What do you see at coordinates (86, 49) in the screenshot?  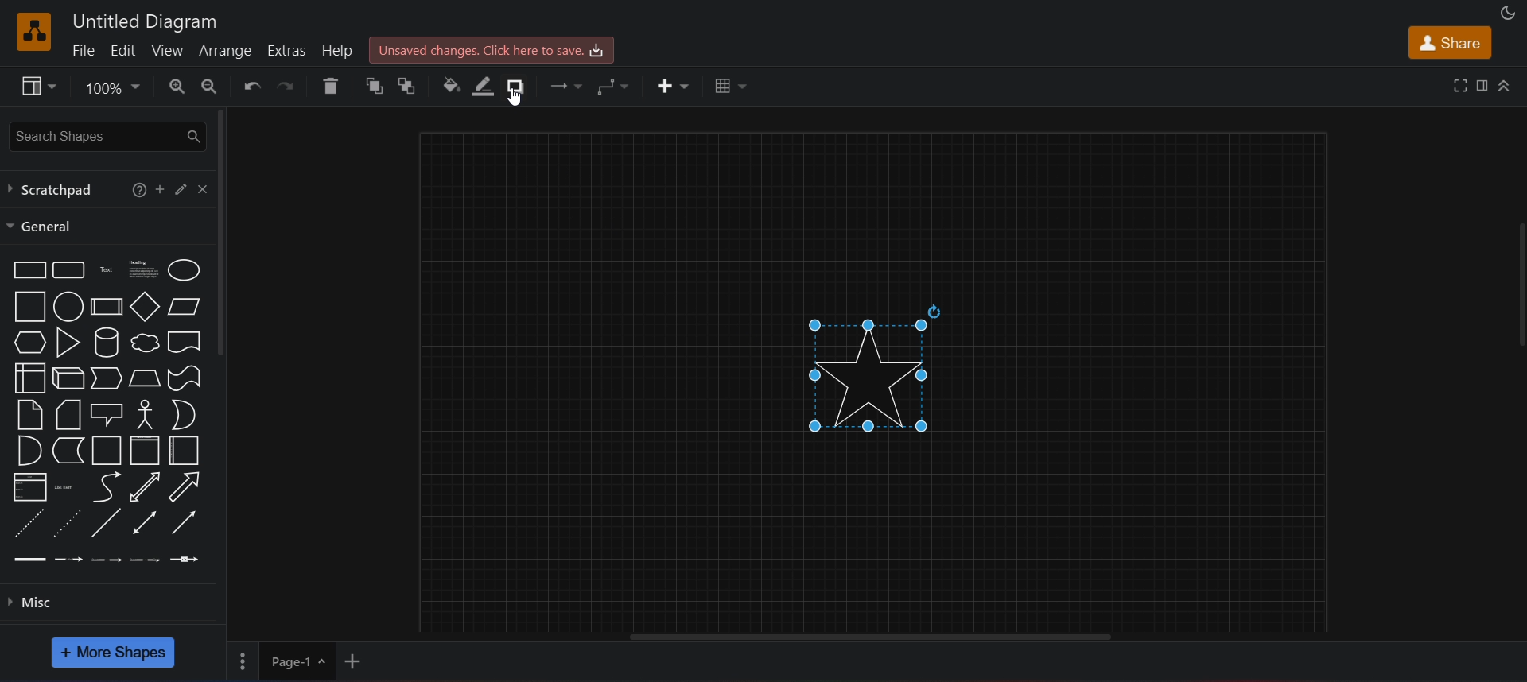 I see `file` at bounding box center [86, 49].